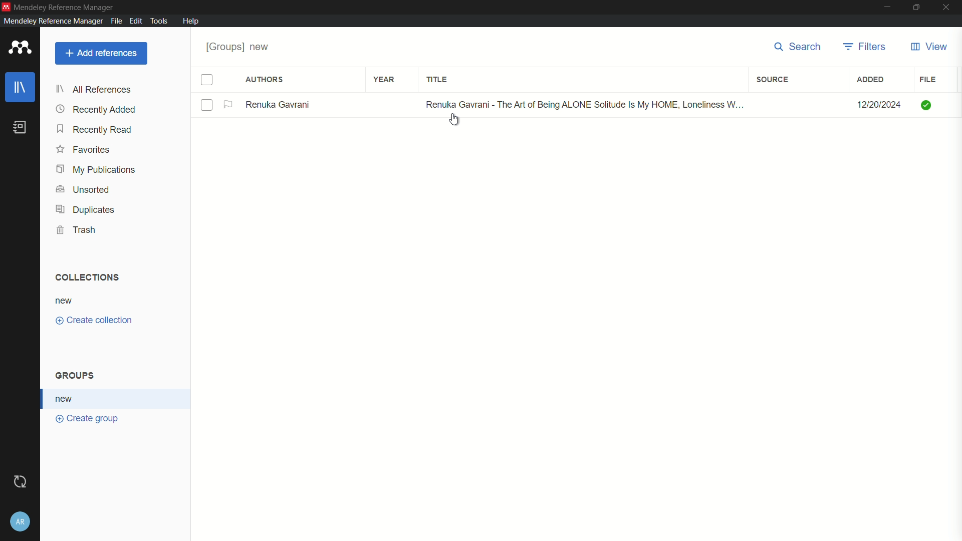 The image size is (962, 541). What do you see at coordinates (458, 121) in the screenshot?
I see `cursor` at bounding box center [458, 121].